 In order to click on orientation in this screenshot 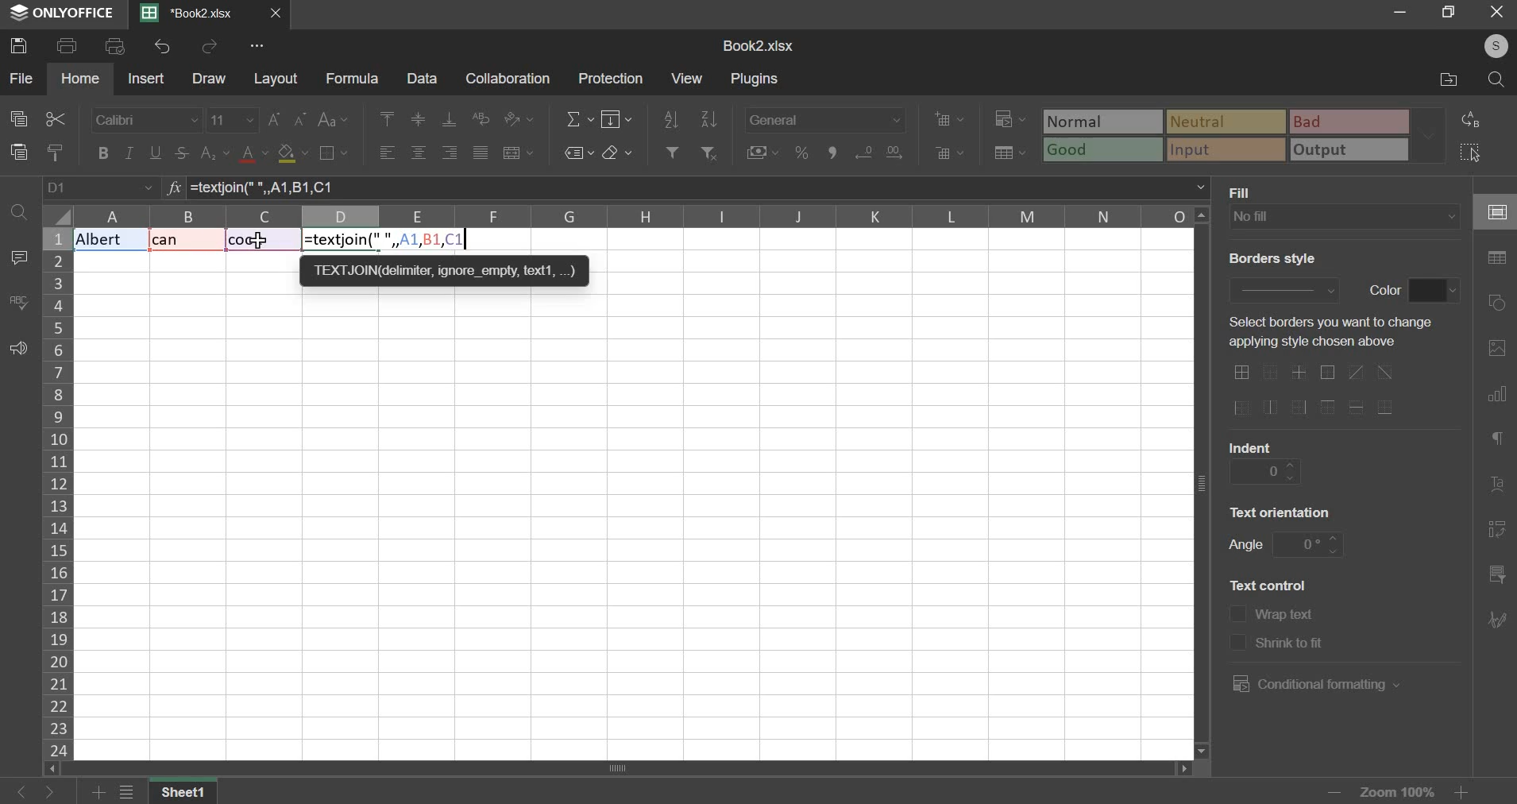, I will do `click(519, 118)`.